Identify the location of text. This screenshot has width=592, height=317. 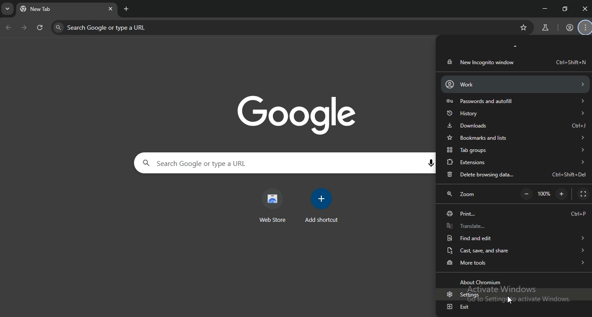
(482, 282).